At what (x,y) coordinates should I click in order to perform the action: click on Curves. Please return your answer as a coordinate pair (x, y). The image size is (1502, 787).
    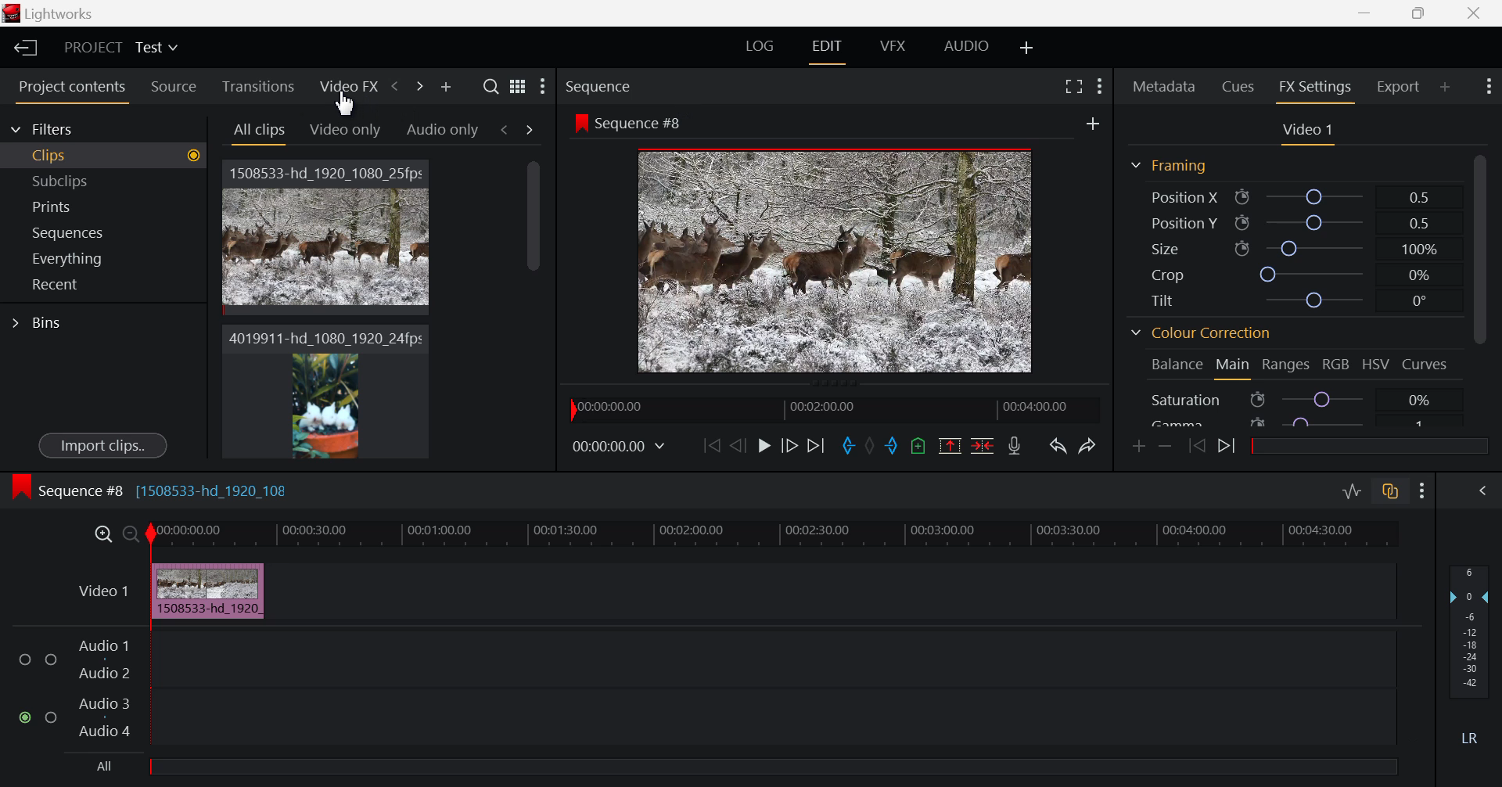
    Looking at the image, I should click on (1424, 365).